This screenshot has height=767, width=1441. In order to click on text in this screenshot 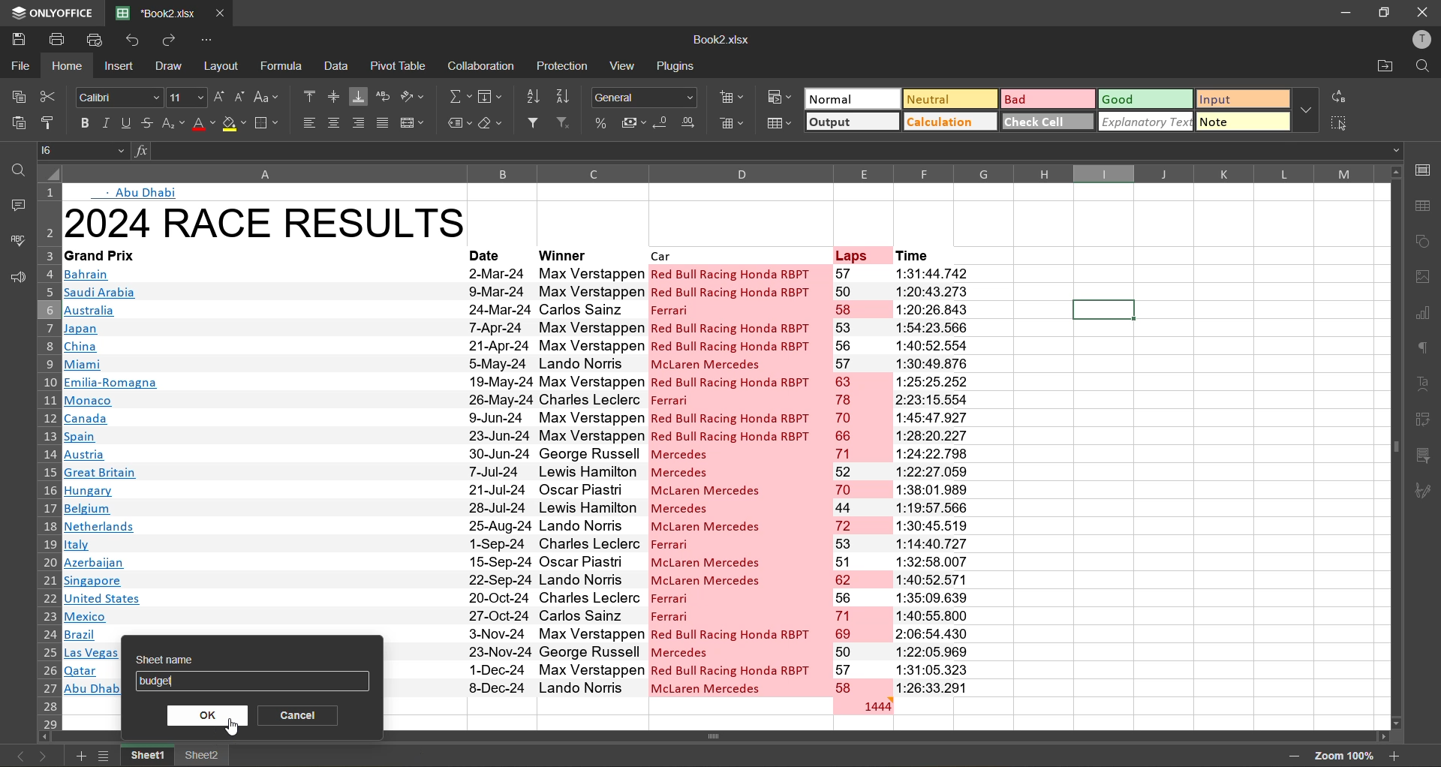, I will do `click(137, 191)`.